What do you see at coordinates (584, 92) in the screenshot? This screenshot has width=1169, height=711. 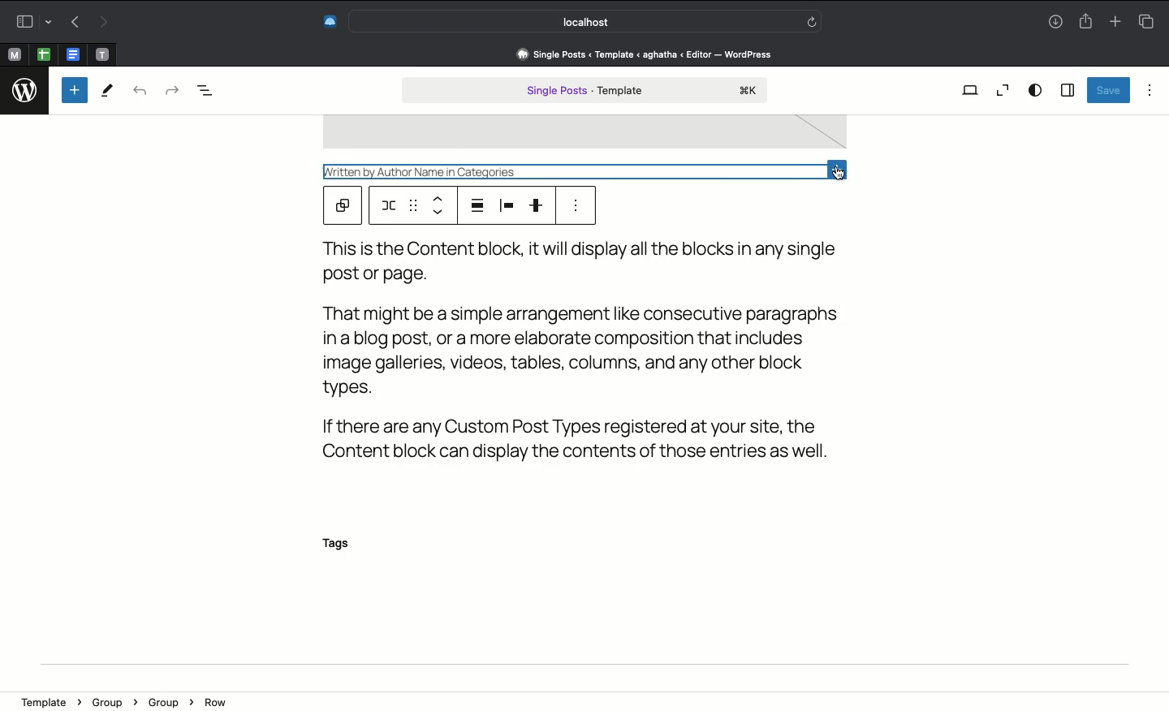 I see `Single post template` at bounding box center [584, 92].